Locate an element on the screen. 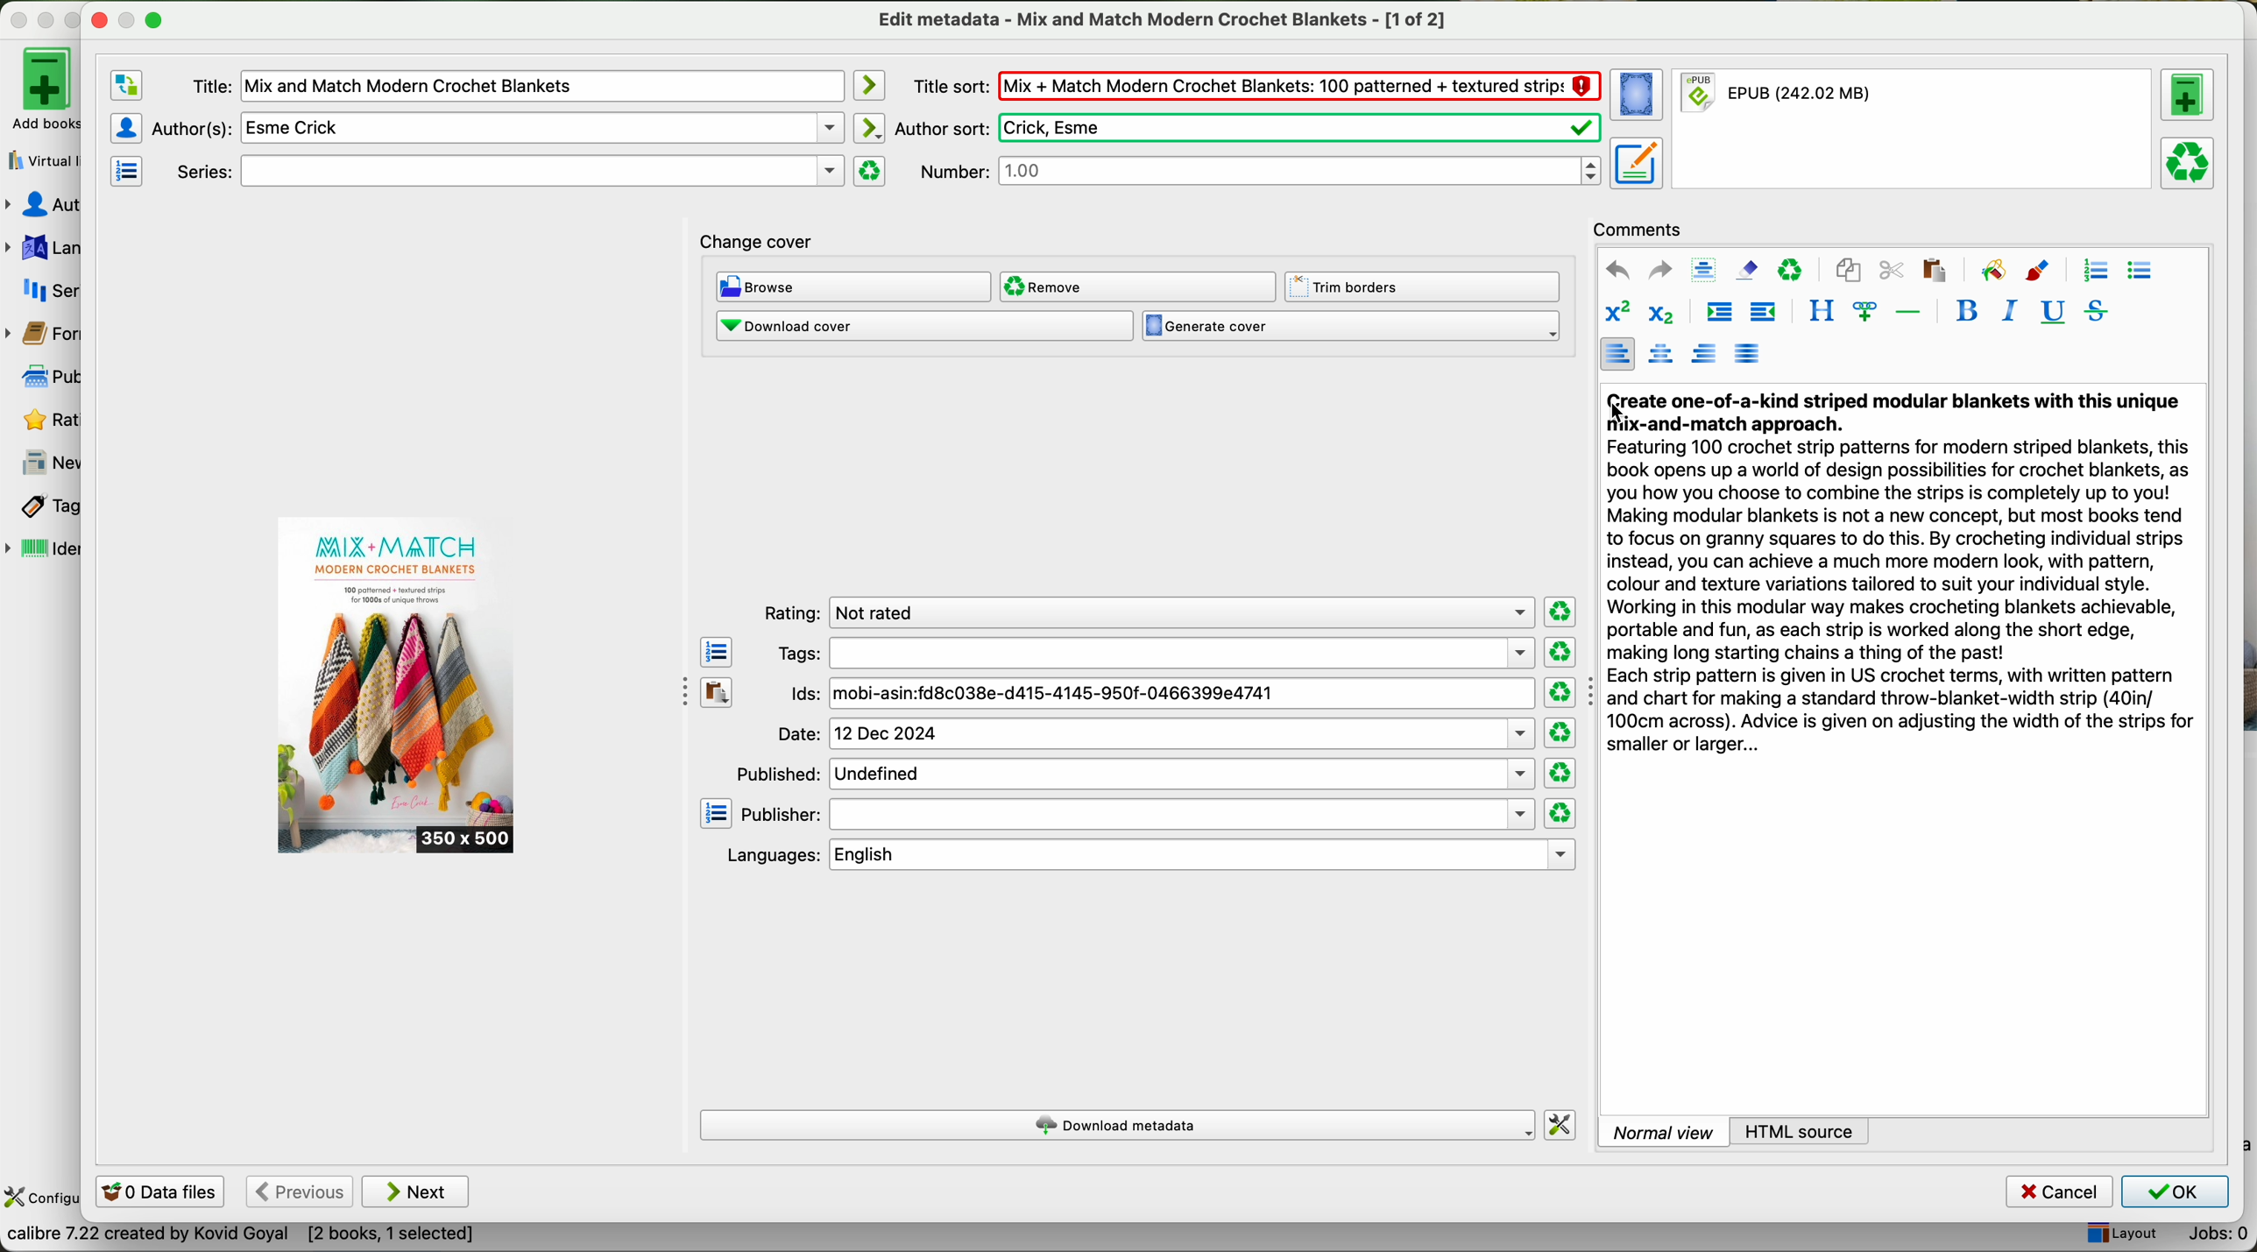  cancel is located at coordinates (2061, 1192).